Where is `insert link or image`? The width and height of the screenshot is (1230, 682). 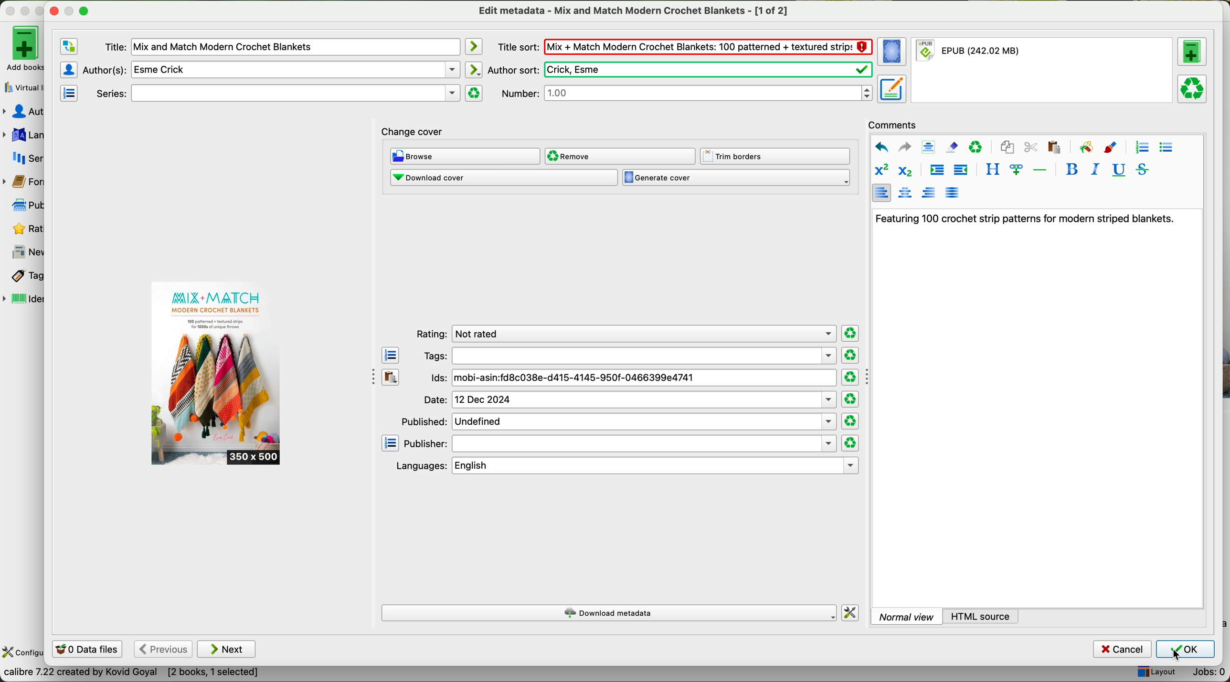
insert link or image is located at coordinates (1016, 169).